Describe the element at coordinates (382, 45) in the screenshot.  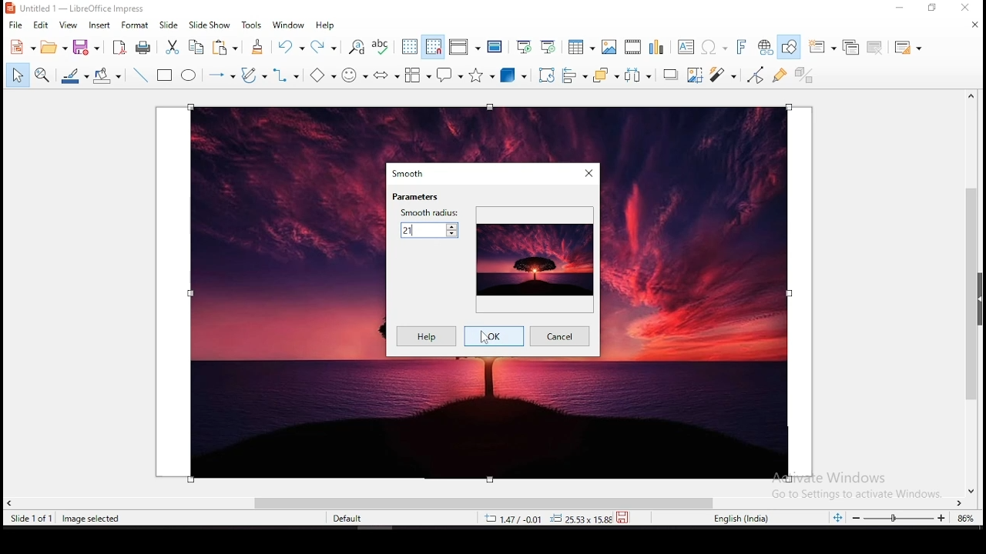
I see `spell check` at that location.